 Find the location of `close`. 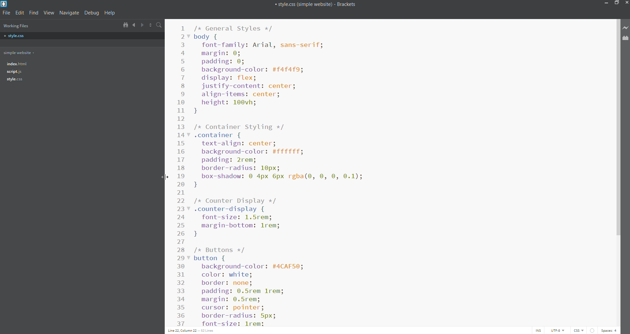

close is located at coordinates (626, 3).